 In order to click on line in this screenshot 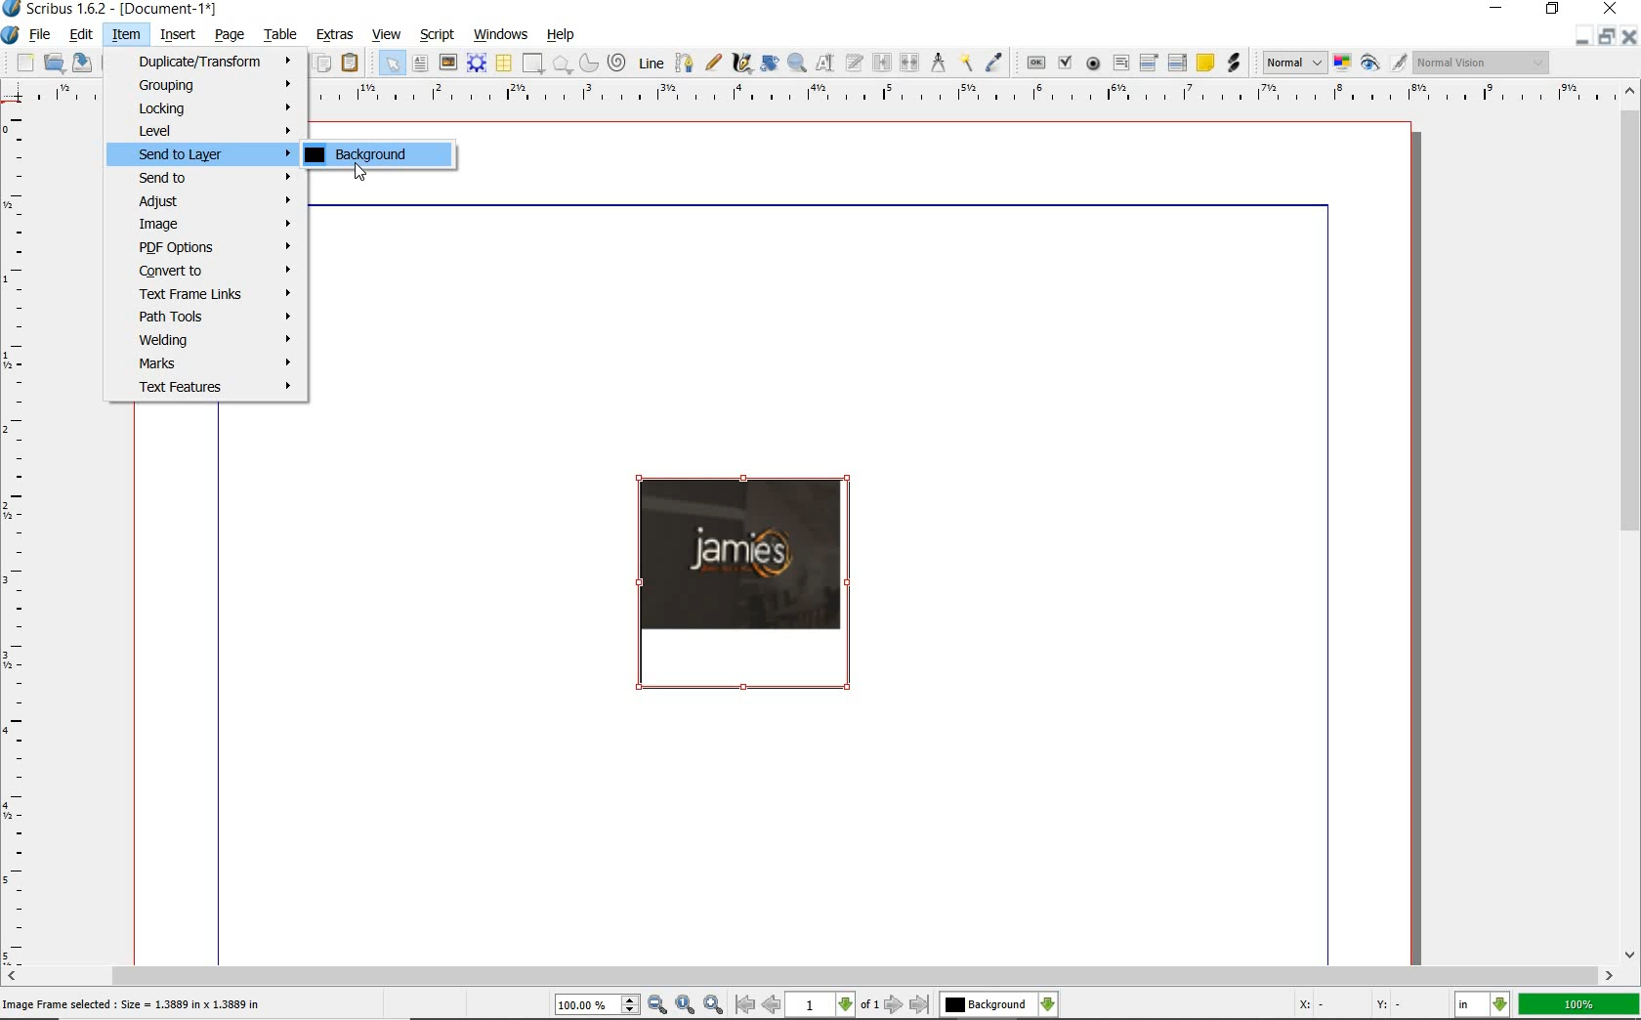, I will do `click(652, 62)`.